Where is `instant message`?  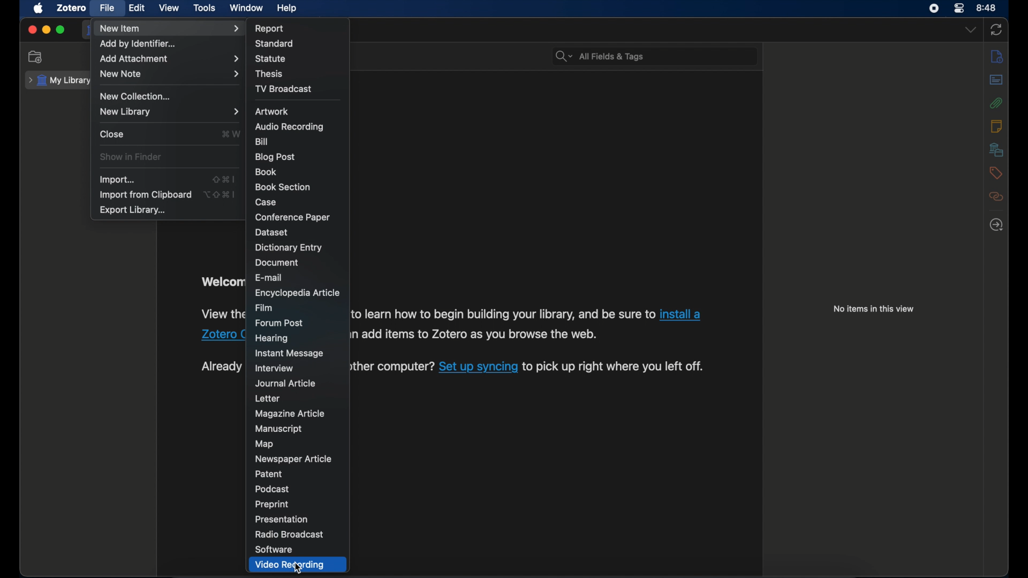 instant message is located at coordinates (289, 353).